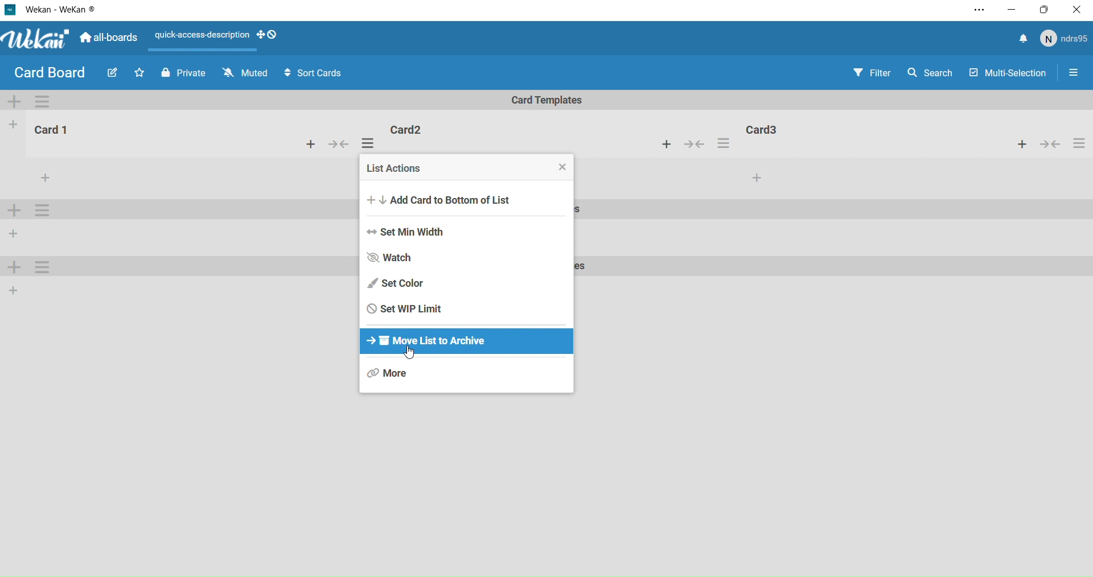  Describe the element at coordinates (1046, 10) in the screenshot. I see `Box` at that location.